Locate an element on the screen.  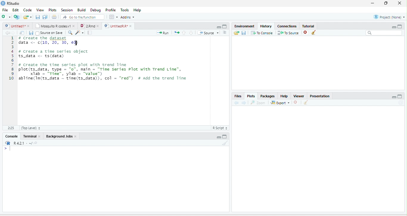
Console is located at coordinates (12, 136).